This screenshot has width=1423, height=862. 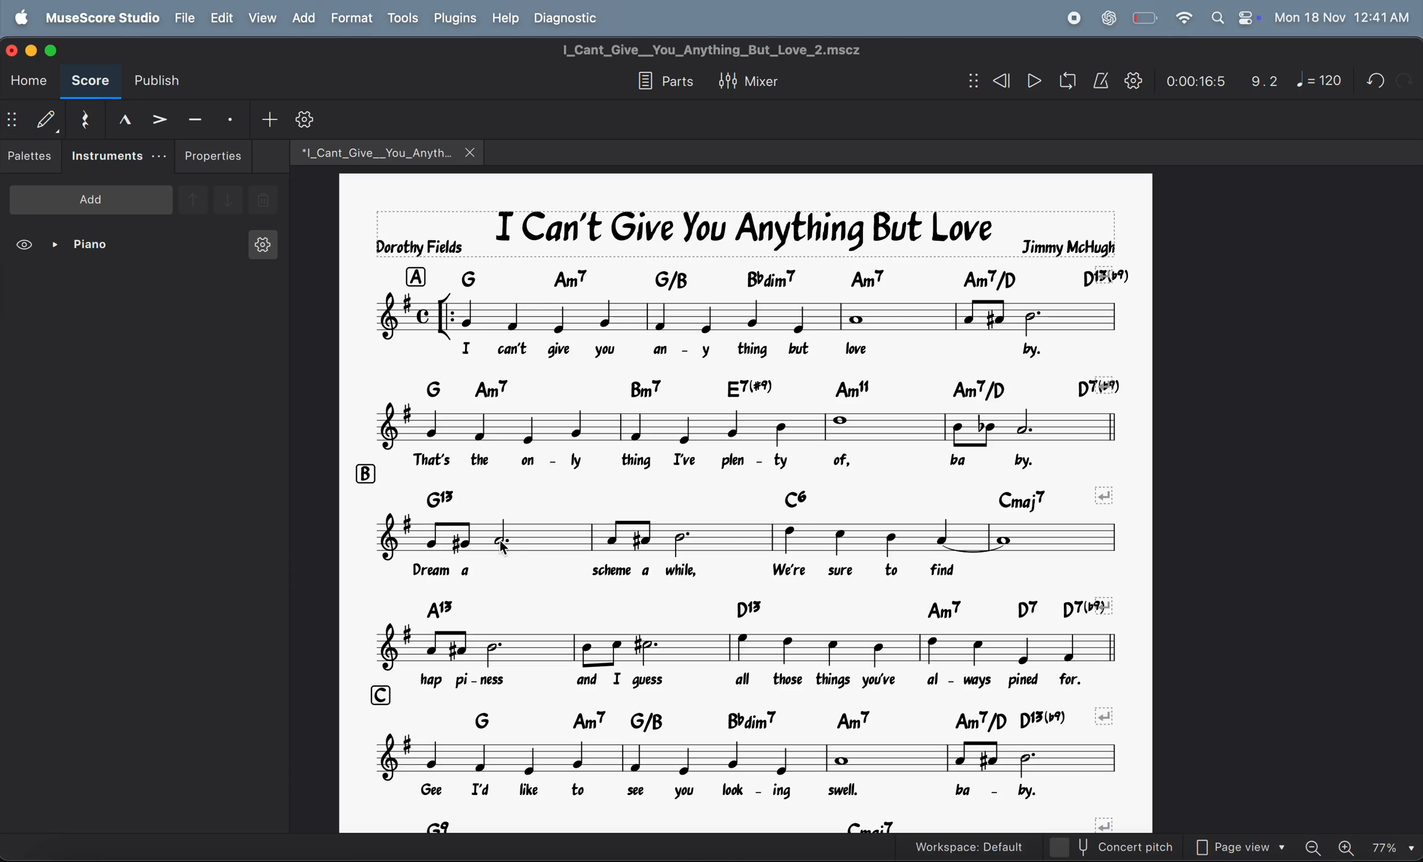 I want to click on pallettes, so click(x=31, y=156).